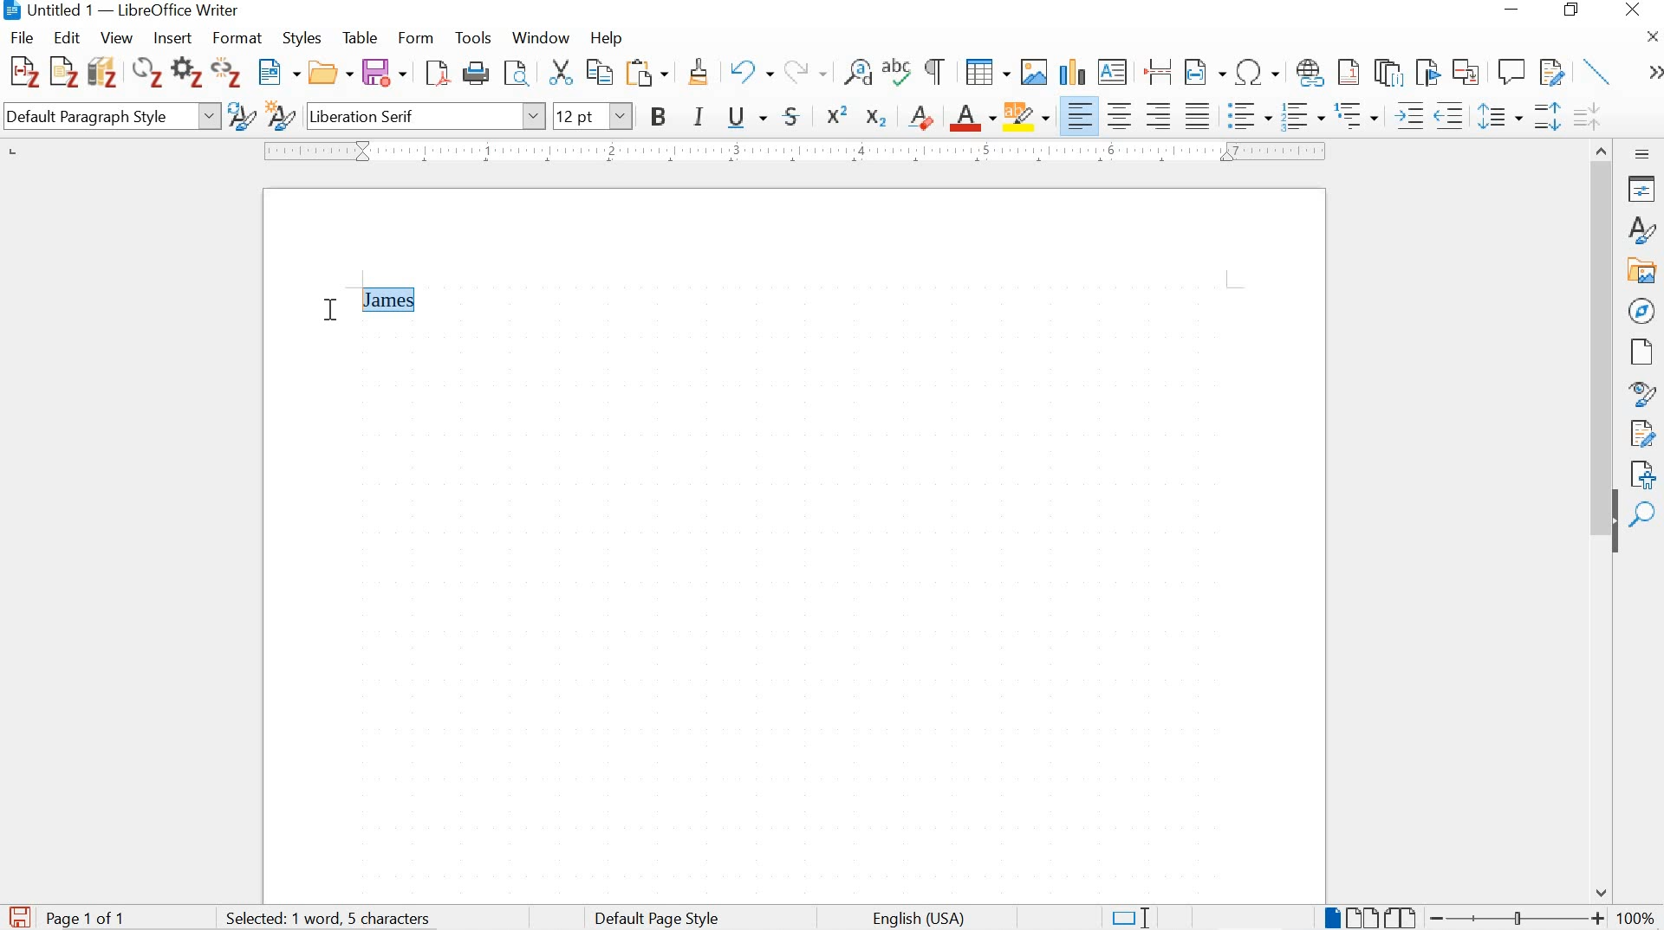 This screenshot has height=930, width=1664. I want to click on track changes function, so click(1549, 70).